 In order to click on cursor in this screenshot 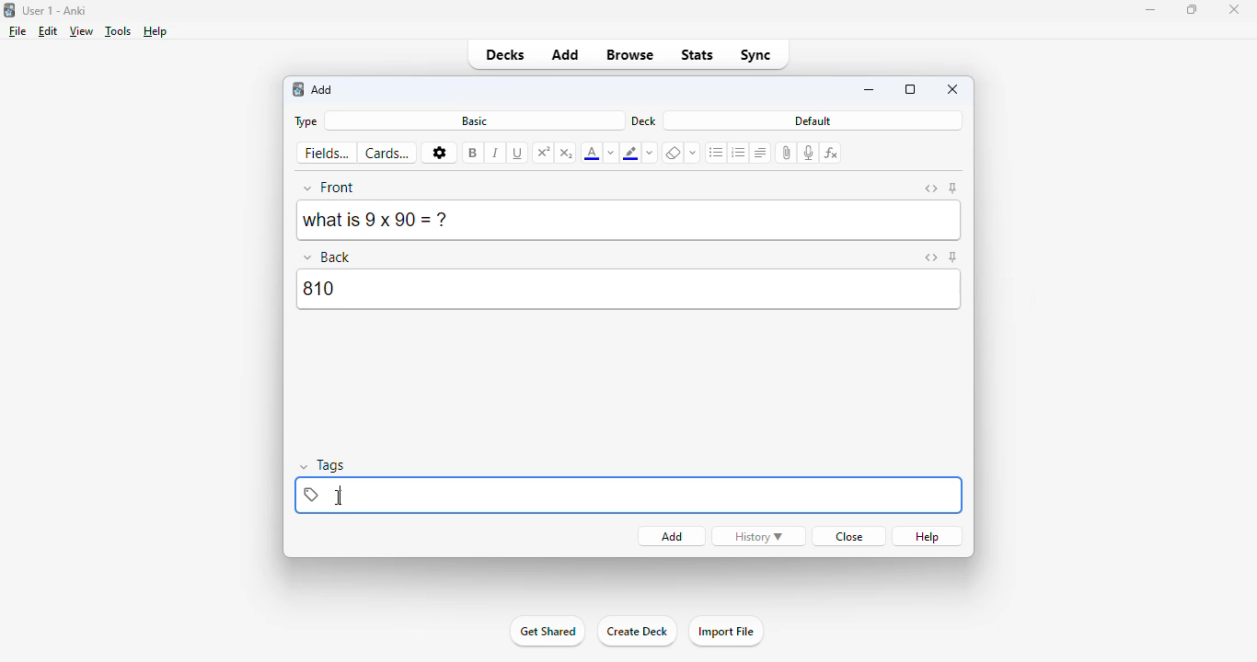, I will do `click(341, 496)`.